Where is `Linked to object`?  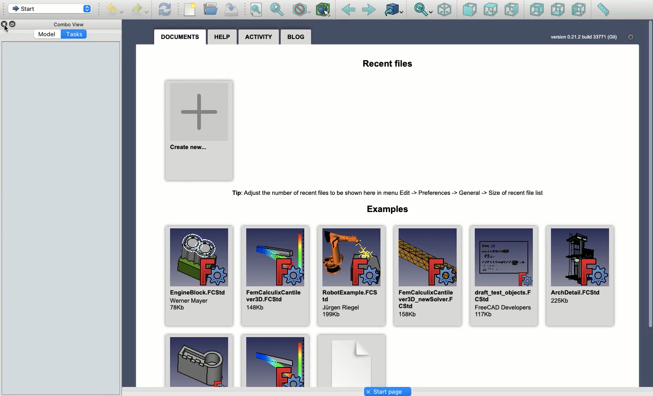 Linked to object is located at coordinates (394, 10).